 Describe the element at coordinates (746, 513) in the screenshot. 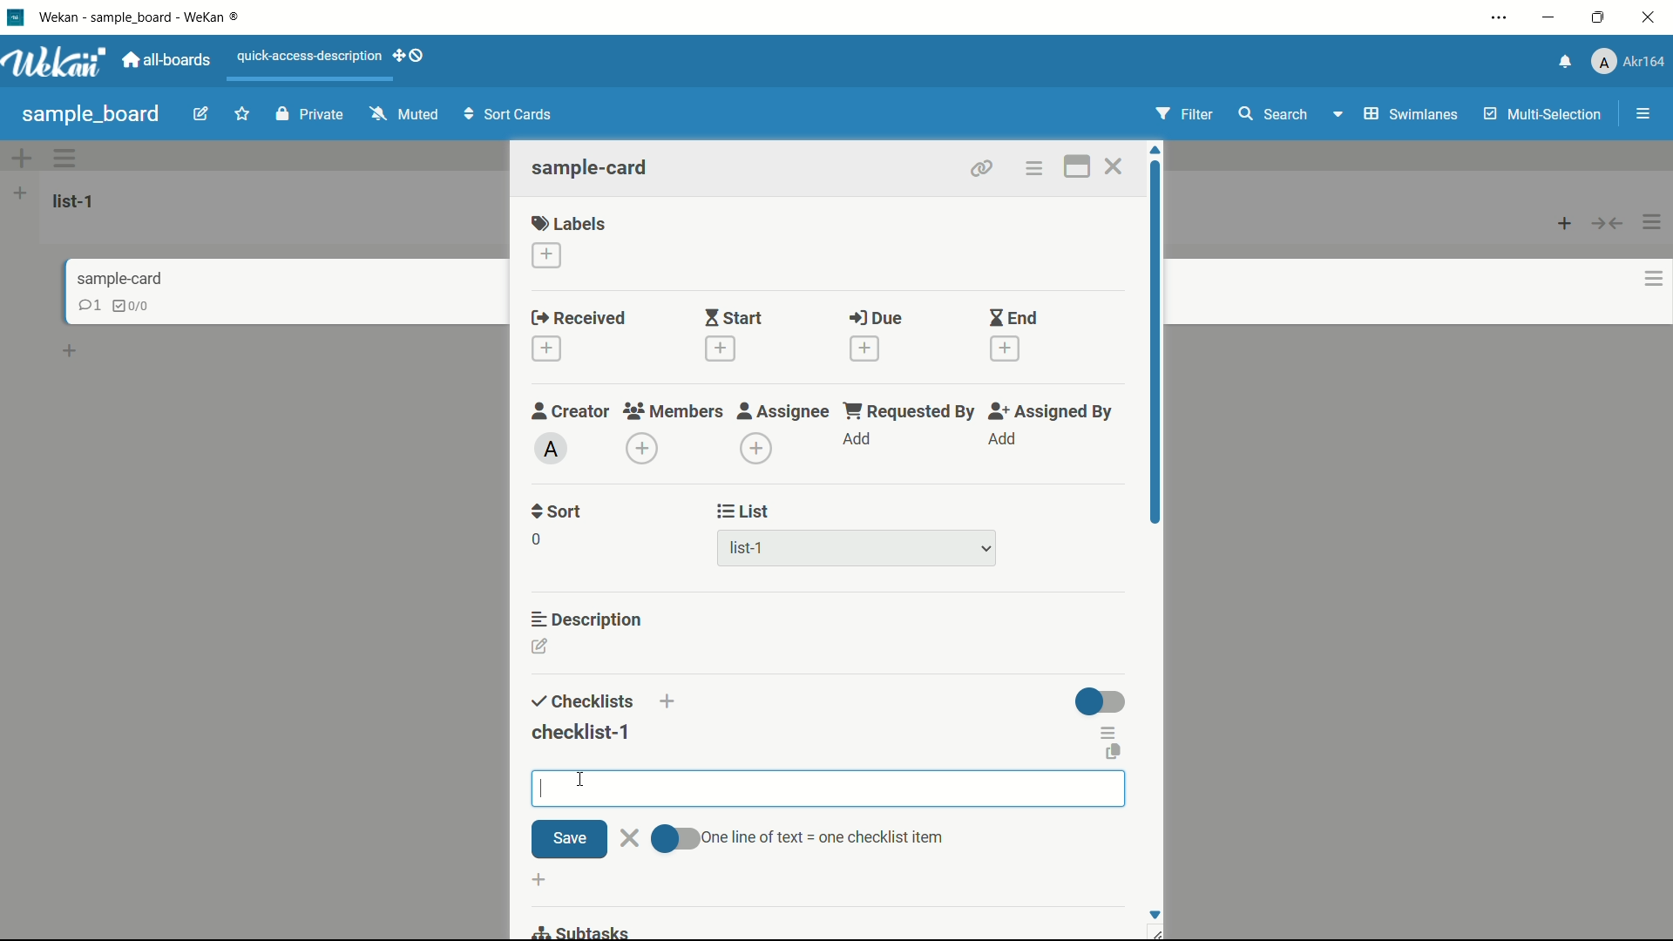

I see `list` at that location.